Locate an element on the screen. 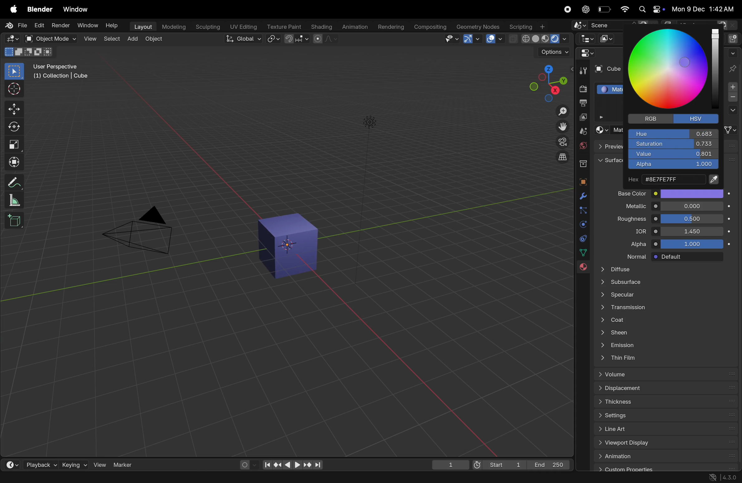 This screenshot has height=483, width=742. metallic is located at coordinates (629, 207).